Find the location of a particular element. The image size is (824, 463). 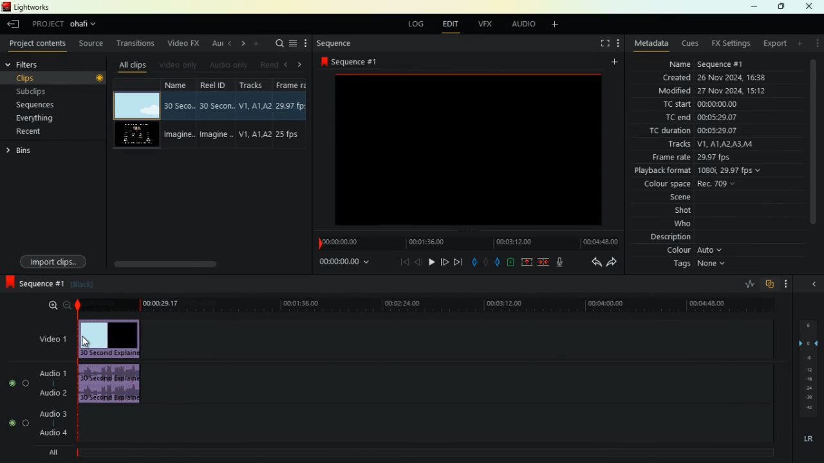

left is located at coordinates (230, 45).